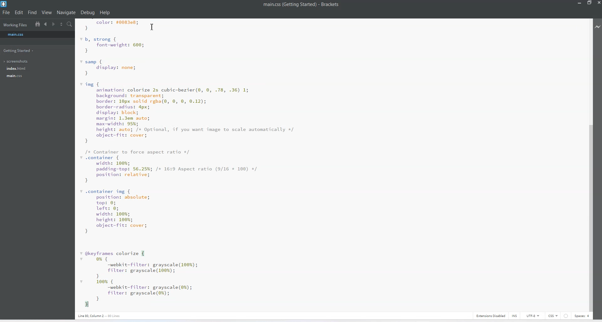  Describe the element at coordinates (19, 13) in the screenshot. I see `Edit` at that location.